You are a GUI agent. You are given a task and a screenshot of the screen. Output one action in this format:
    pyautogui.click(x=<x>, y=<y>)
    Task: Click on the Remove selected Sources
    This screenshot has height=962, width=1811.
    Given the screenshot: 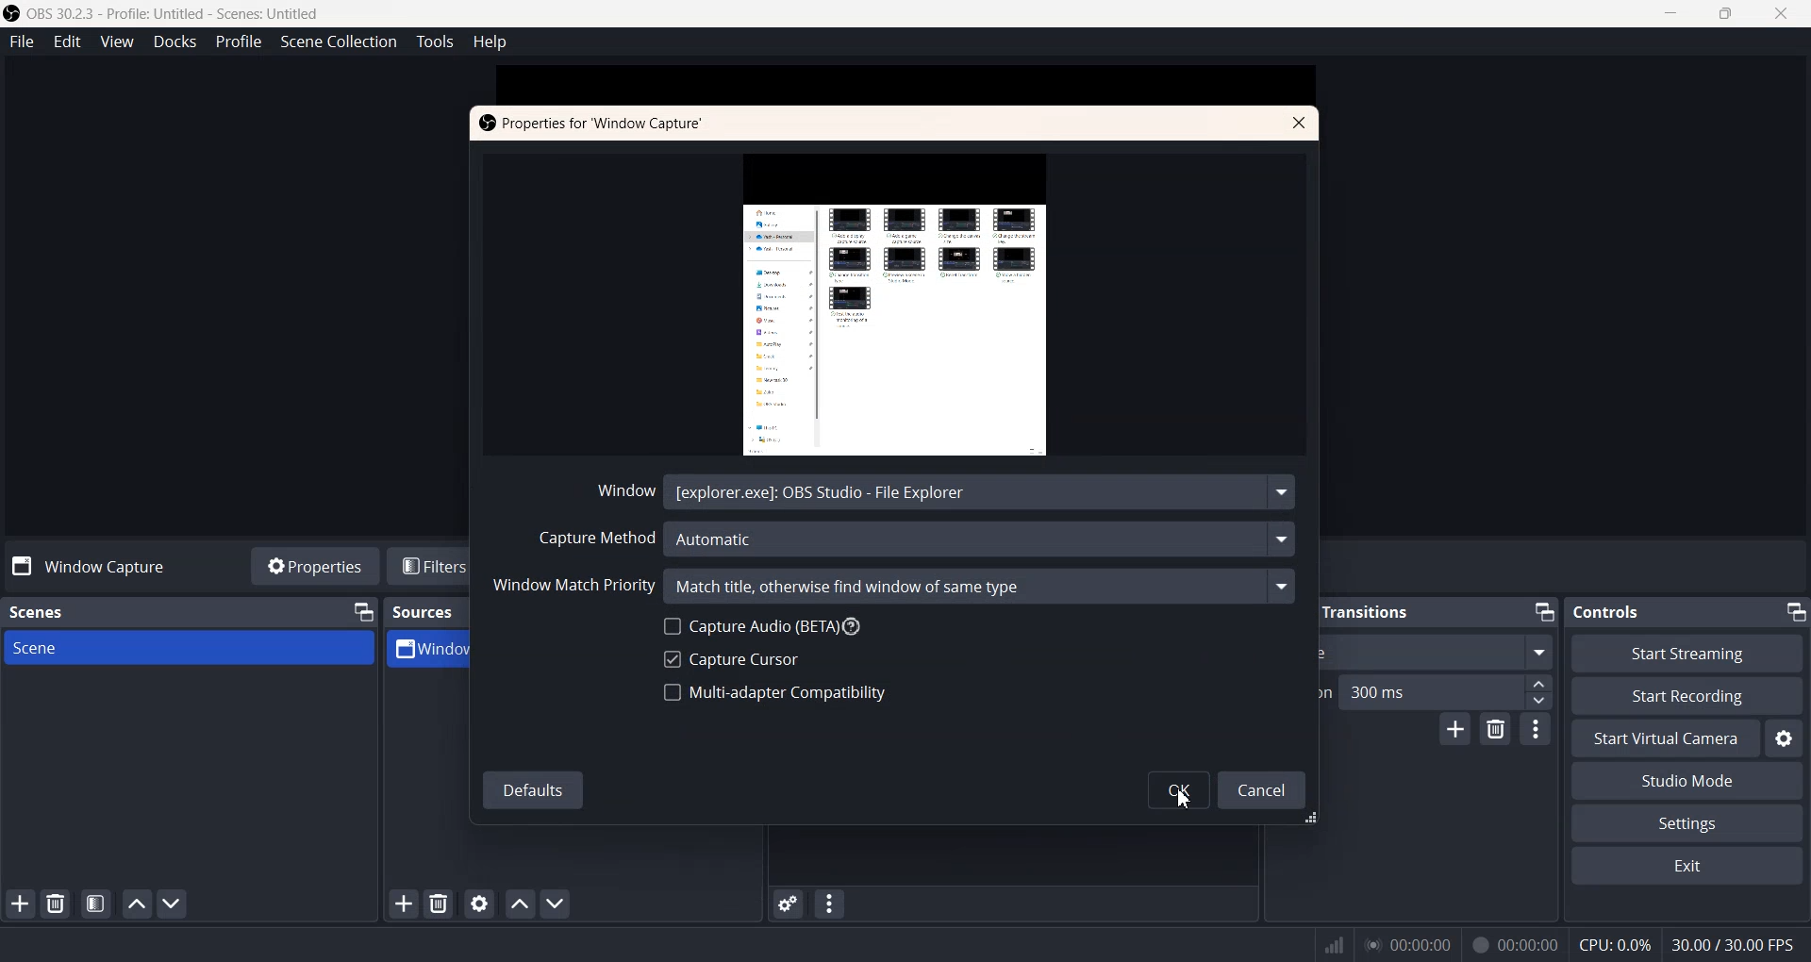 What is the action you would take?
    pyautogui.click(x=440, y=903)
    